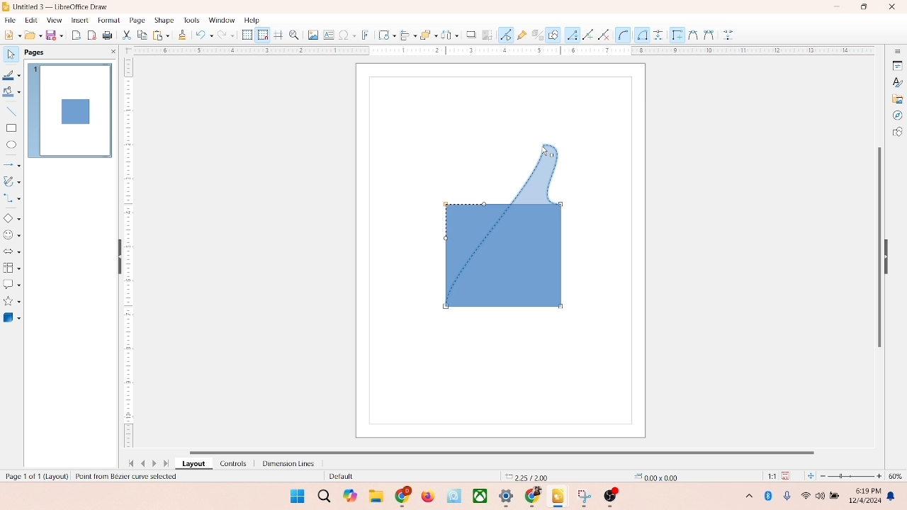  What do you see at coordinates (13, 198) in the screenshot?
I see `connector` at bounding box center [13, 198].